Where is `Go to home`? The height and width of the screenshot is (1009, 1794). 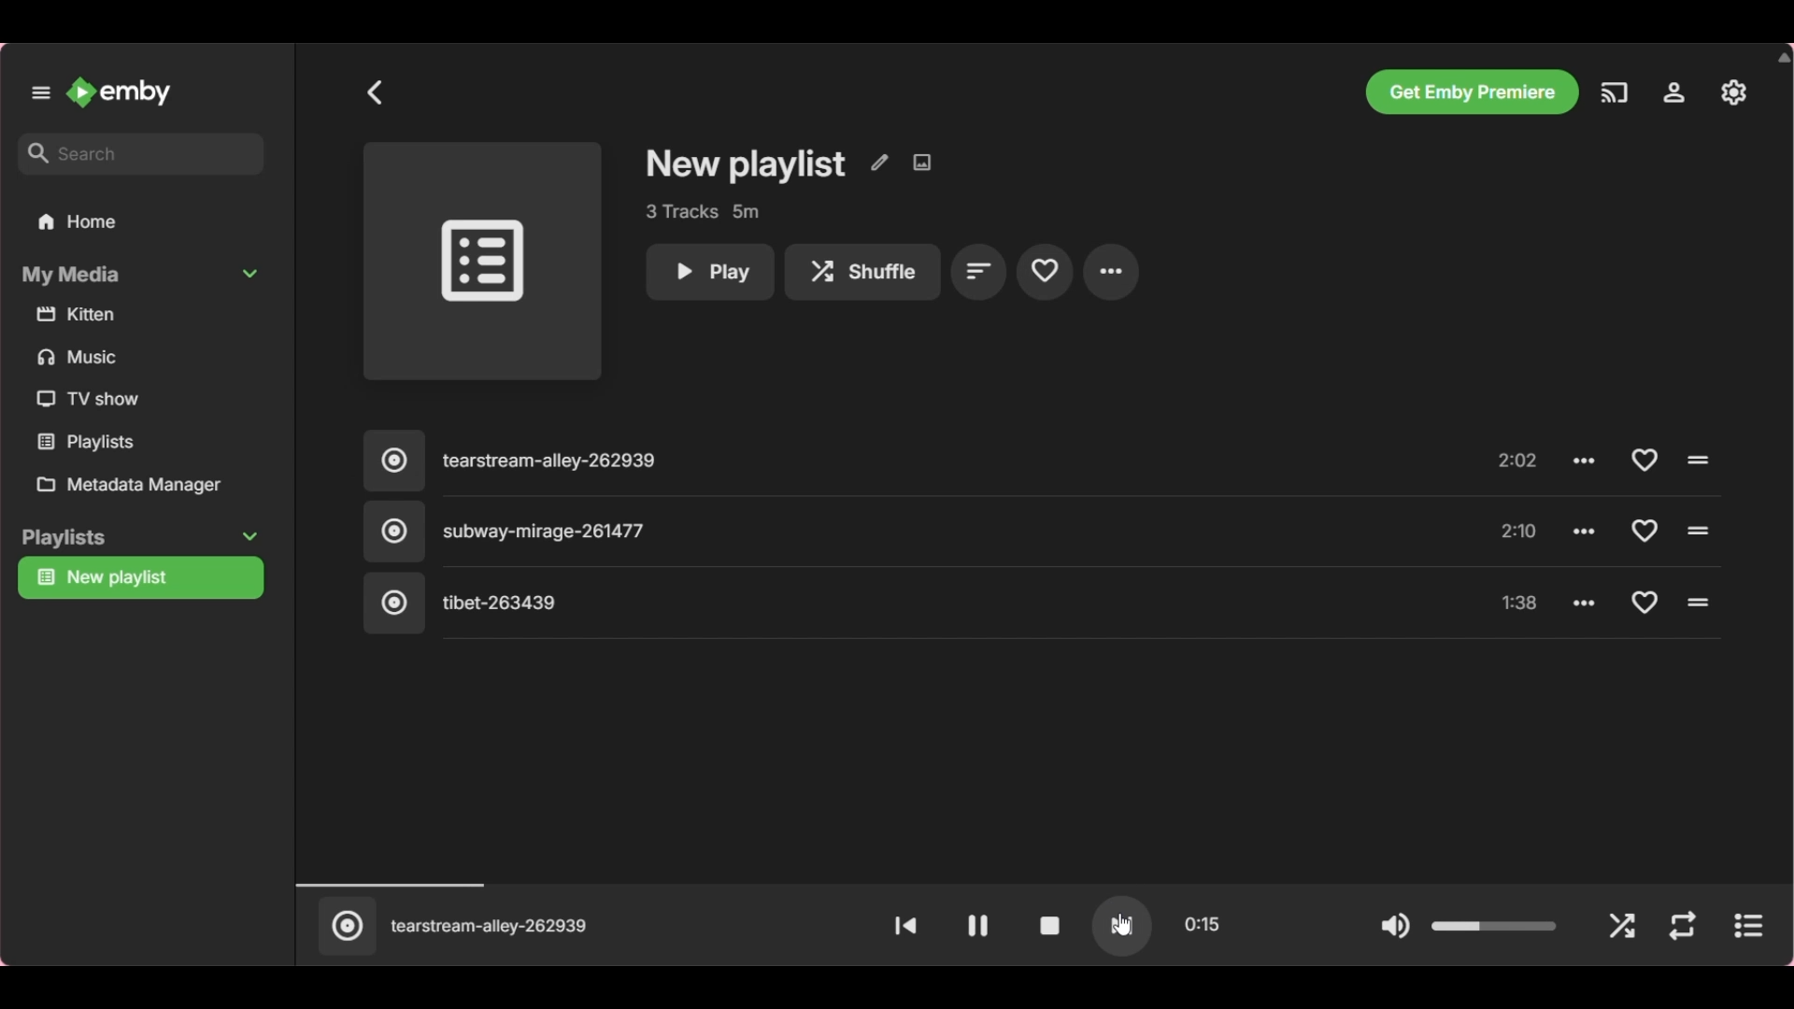 Go to home is located at coordinates (119, 92).